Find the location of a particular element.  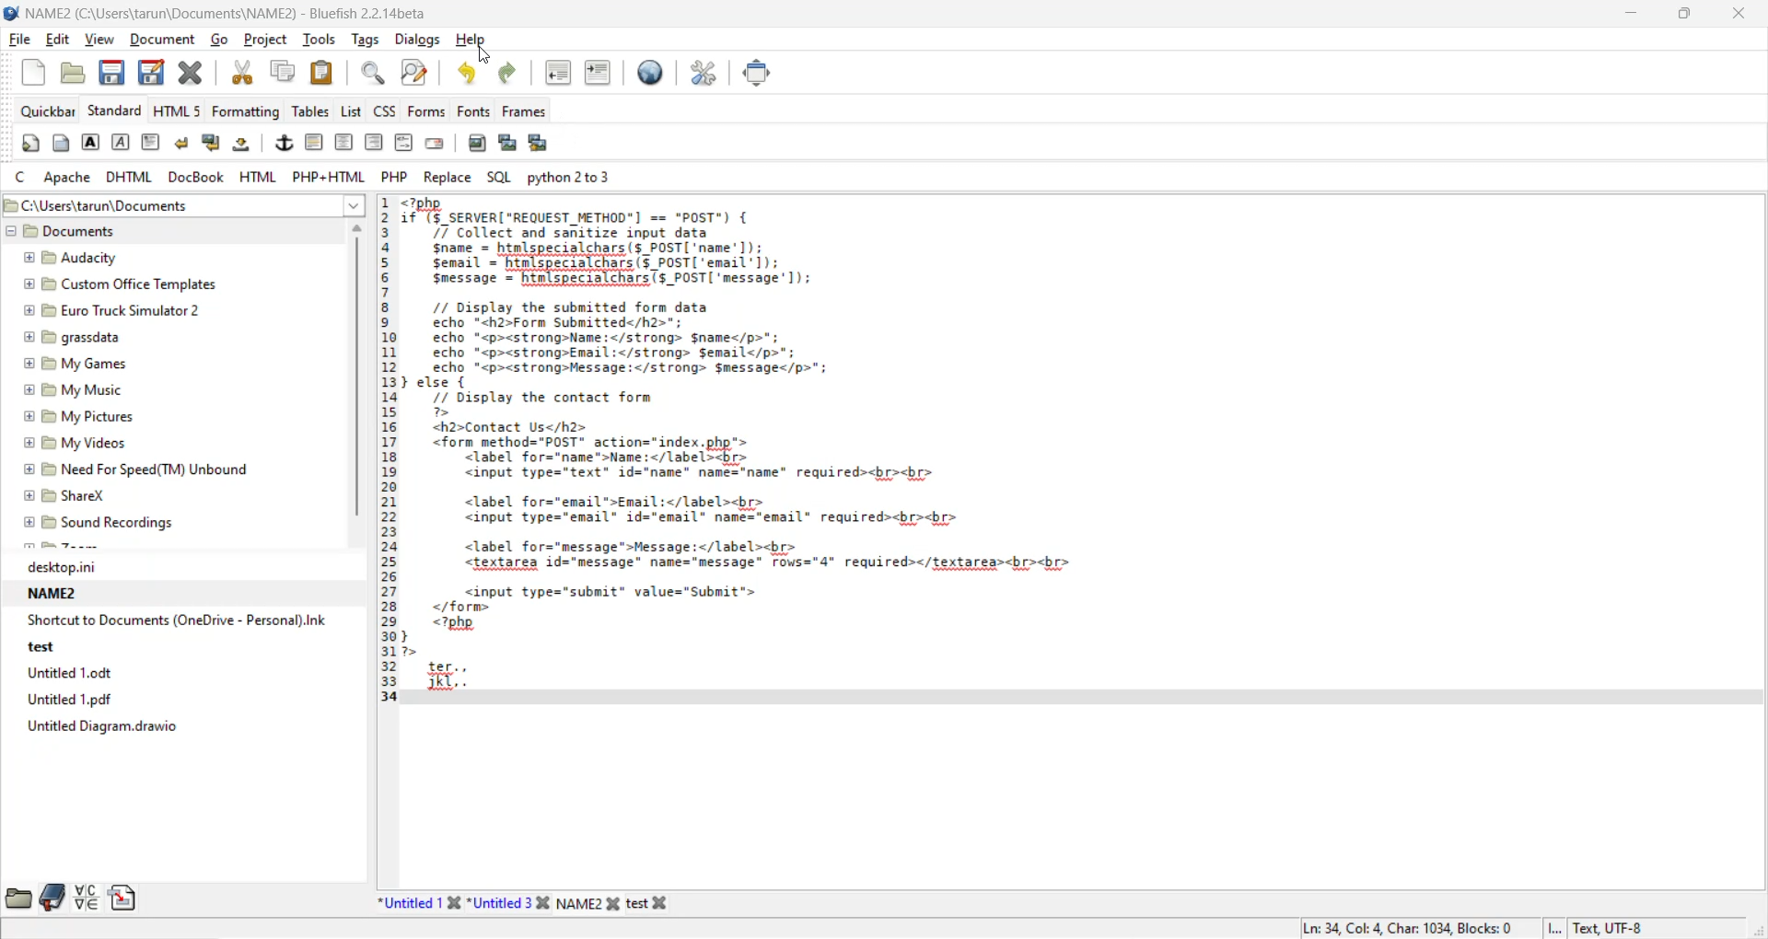

Untitled 138 is located at coordinates (414, 903).